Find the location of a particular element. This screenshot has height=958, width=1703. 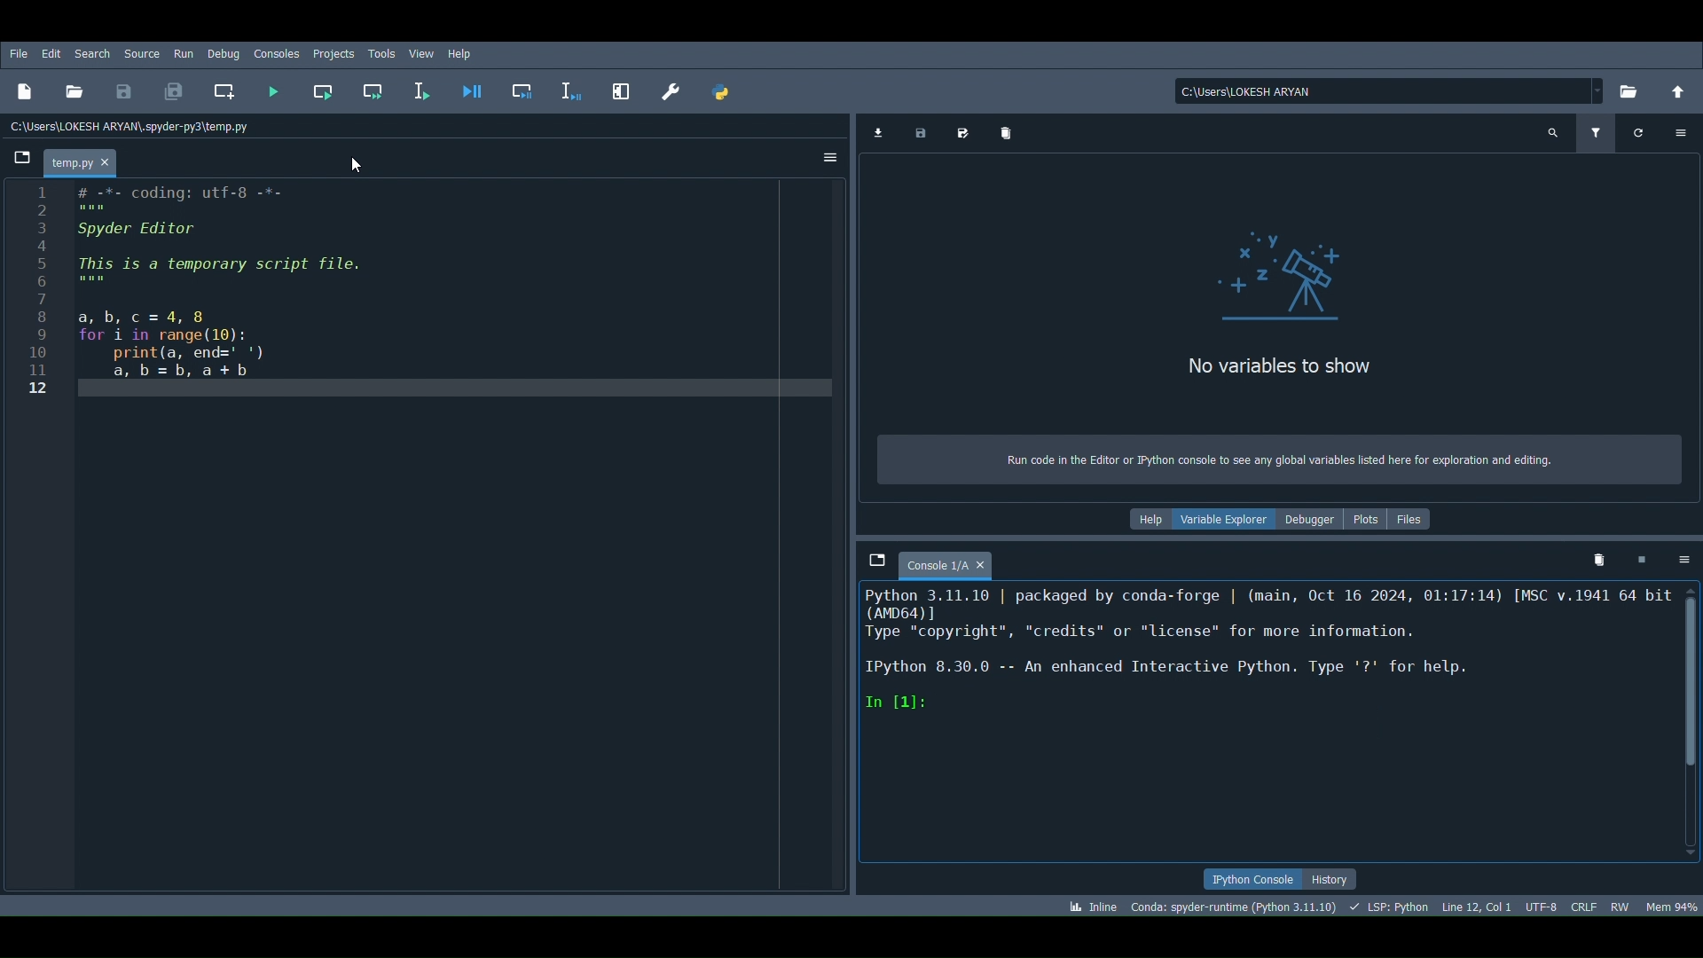

Cursor is located at coordinates (356, 162).